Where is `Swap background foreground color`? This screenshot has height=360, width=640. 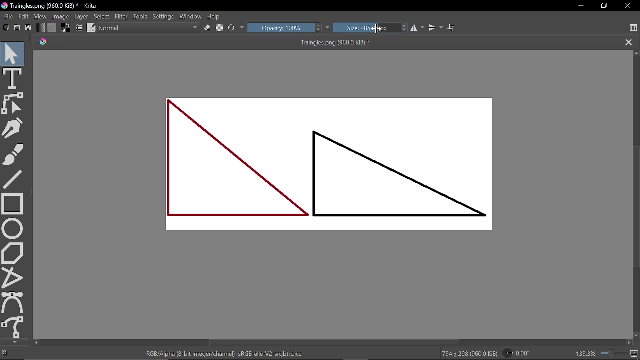 Swap background foreground color is located at coordinates (64, 29).